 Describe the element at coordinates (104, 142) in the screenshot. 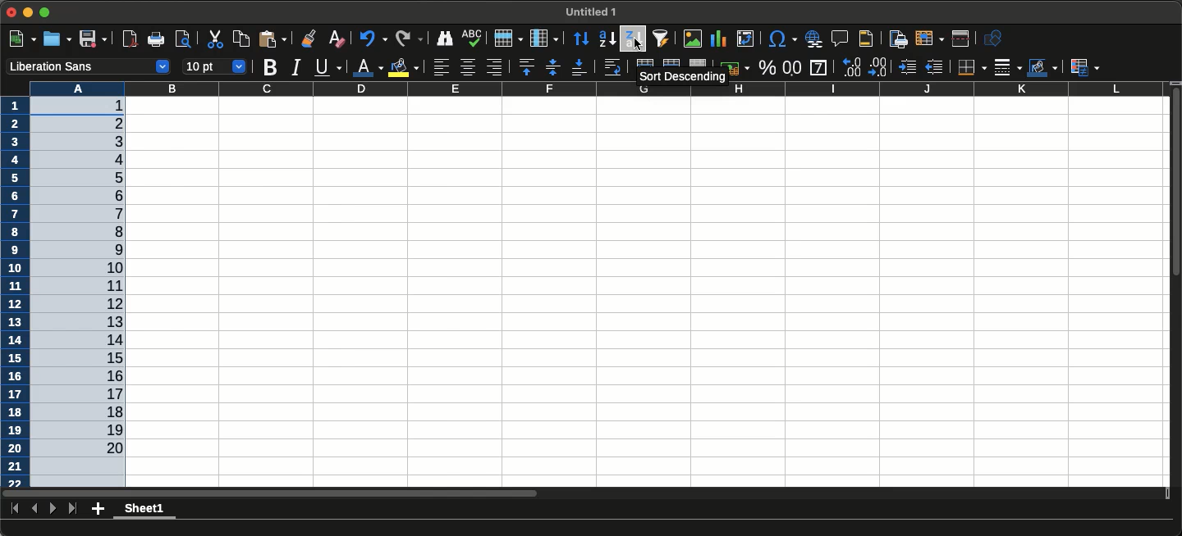

I see `3` at that location.